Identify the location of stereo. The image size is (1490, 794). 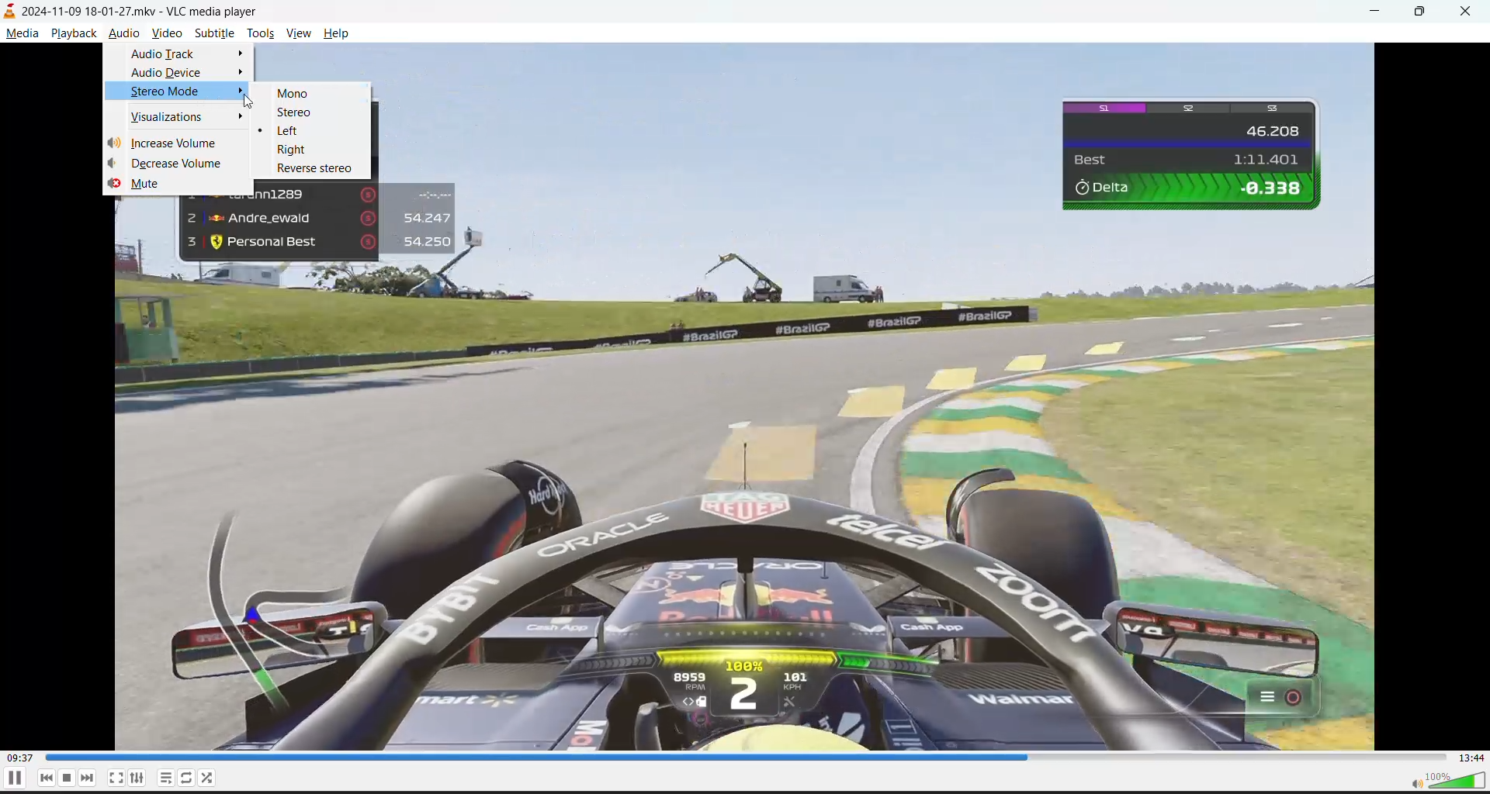
(296, 115).